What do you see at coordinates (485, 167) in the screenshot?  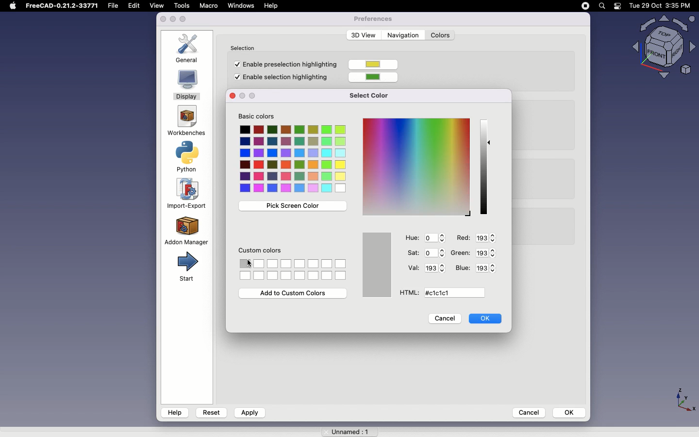 I see `Light/dark` at bounding box center [485, 167].